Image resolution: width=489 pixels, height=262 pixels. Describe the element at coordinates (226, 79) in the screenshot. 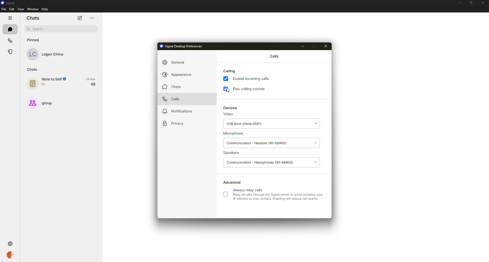

I see `enabled` at that location.